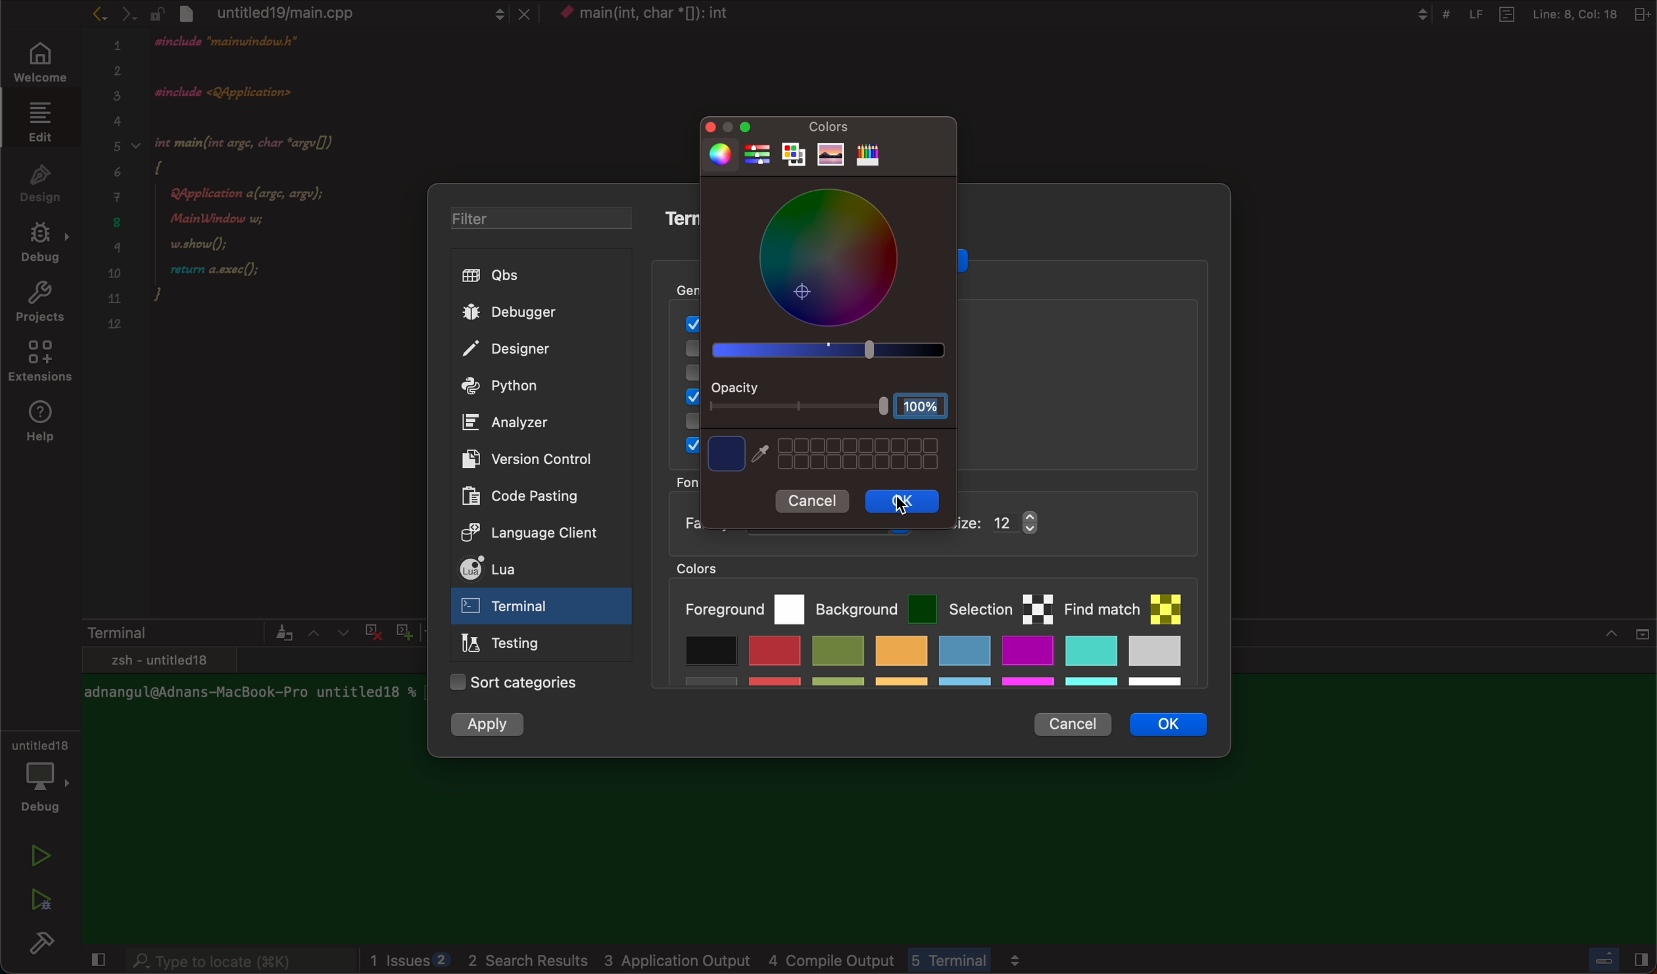 This screenshot has width=1657, height=974. I want to click on file information, so click(1522, 14).